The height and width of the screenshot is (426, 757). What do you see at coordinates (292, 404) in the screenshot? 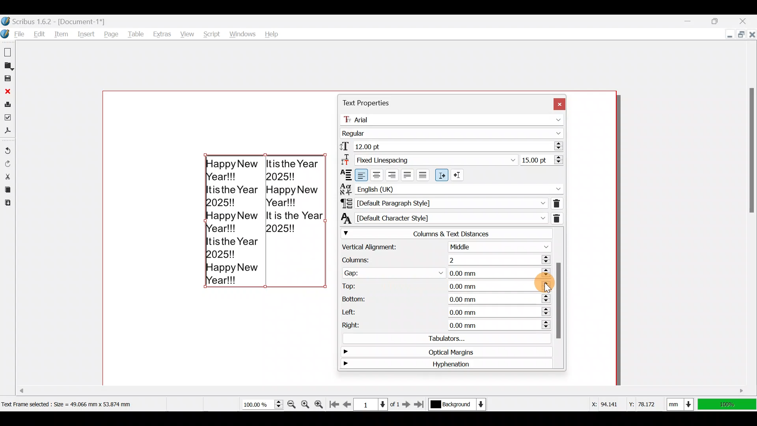
I see `Zoom out by the stepping value in tools preferences` at bounding box center [292, 404].